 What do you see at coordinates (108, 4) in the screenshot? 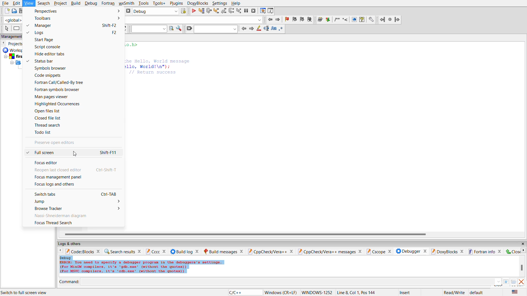
I see `fortran` at bounding box center [108, 4].